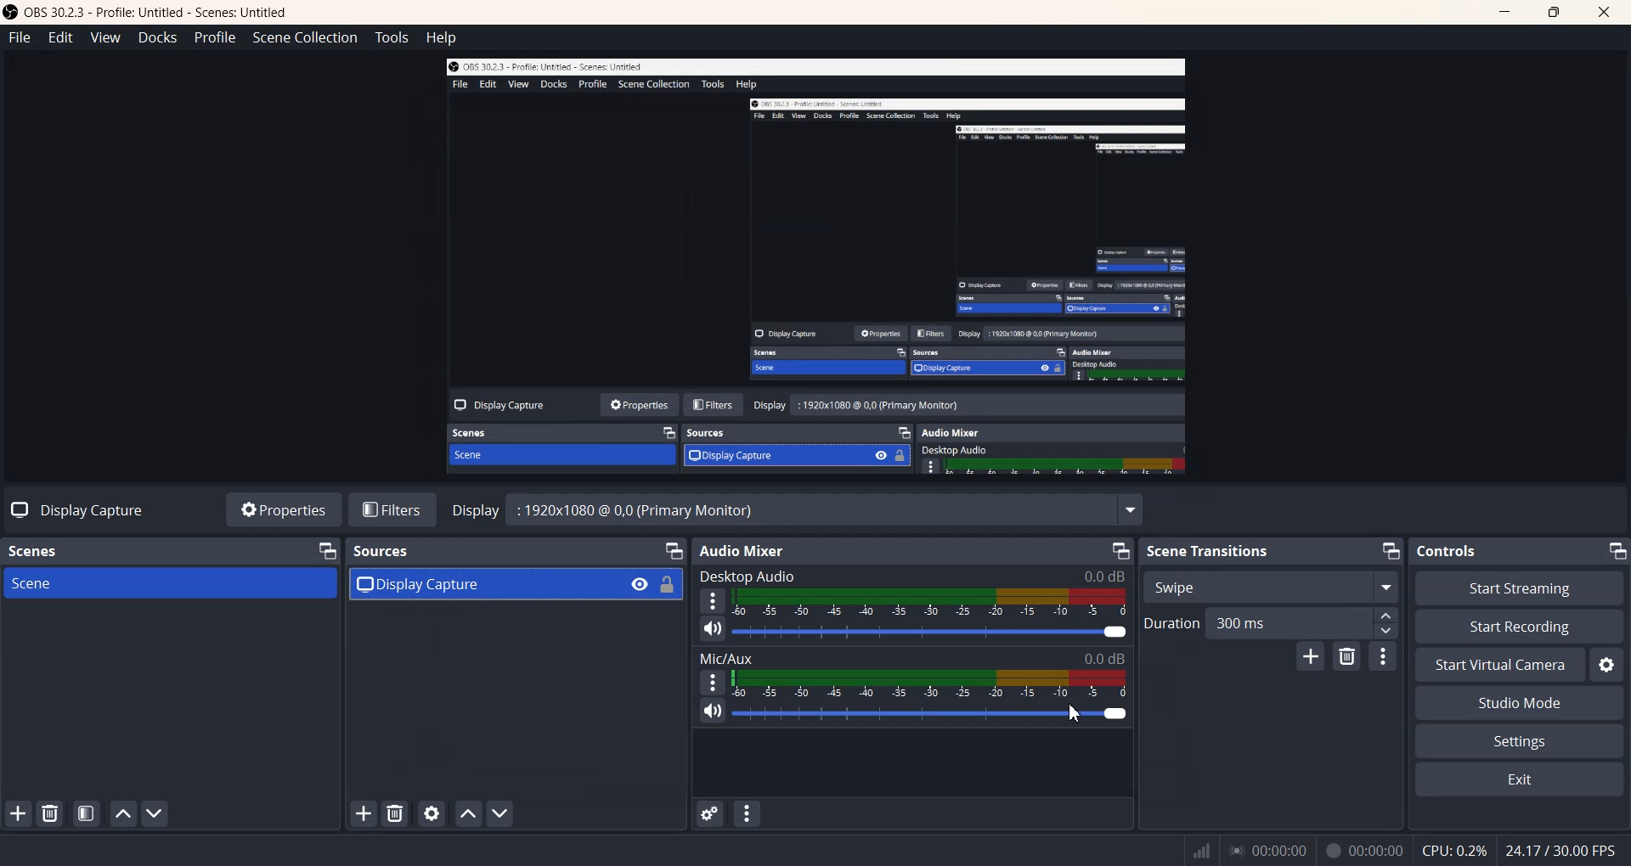 Image resolution: width=1631 pixels, height=866 pixels. Describe the element at coordinates (1364, 851) in the screenshot. I see `& 00:00:00` at that location.